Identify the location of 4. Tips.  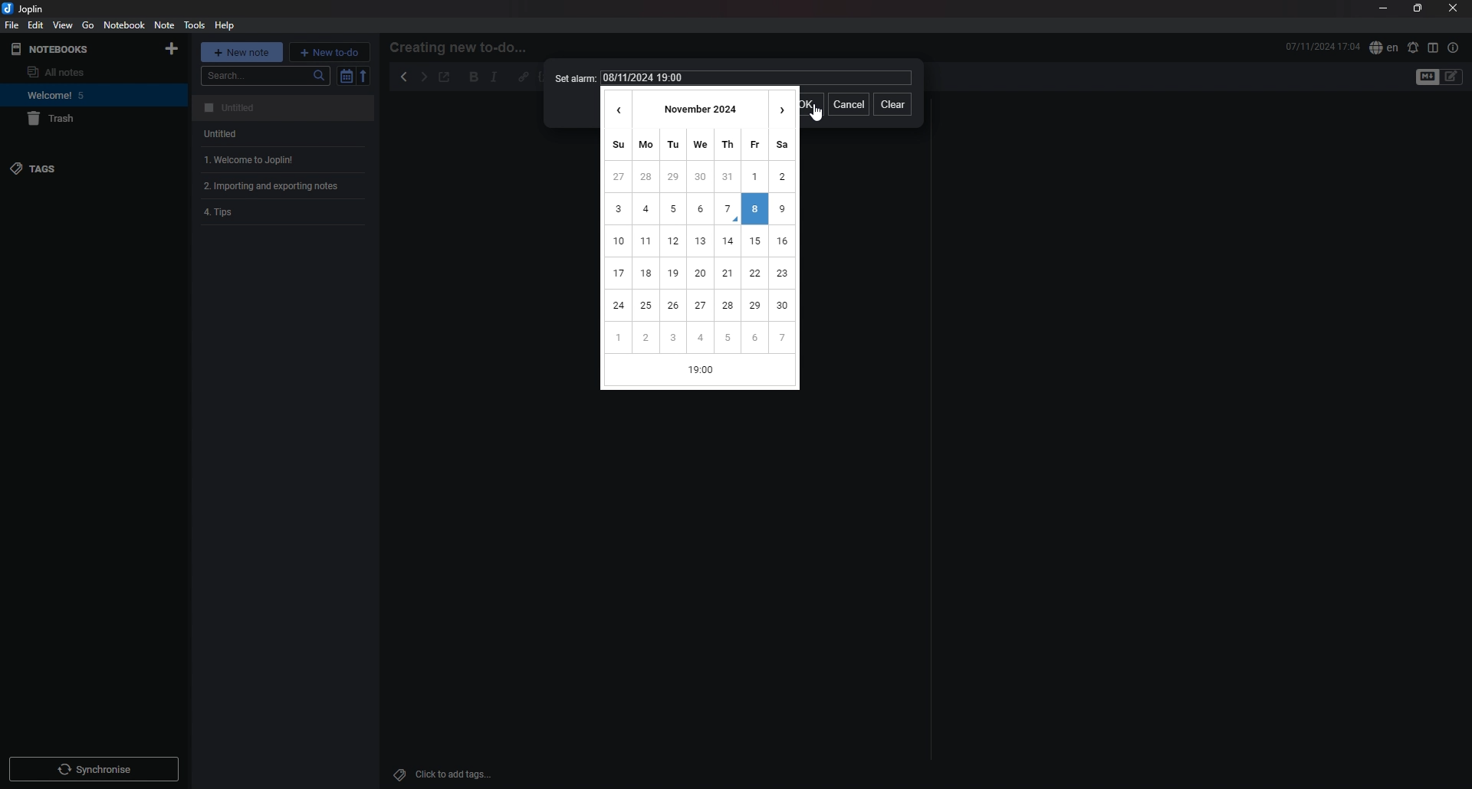
(267, 214).